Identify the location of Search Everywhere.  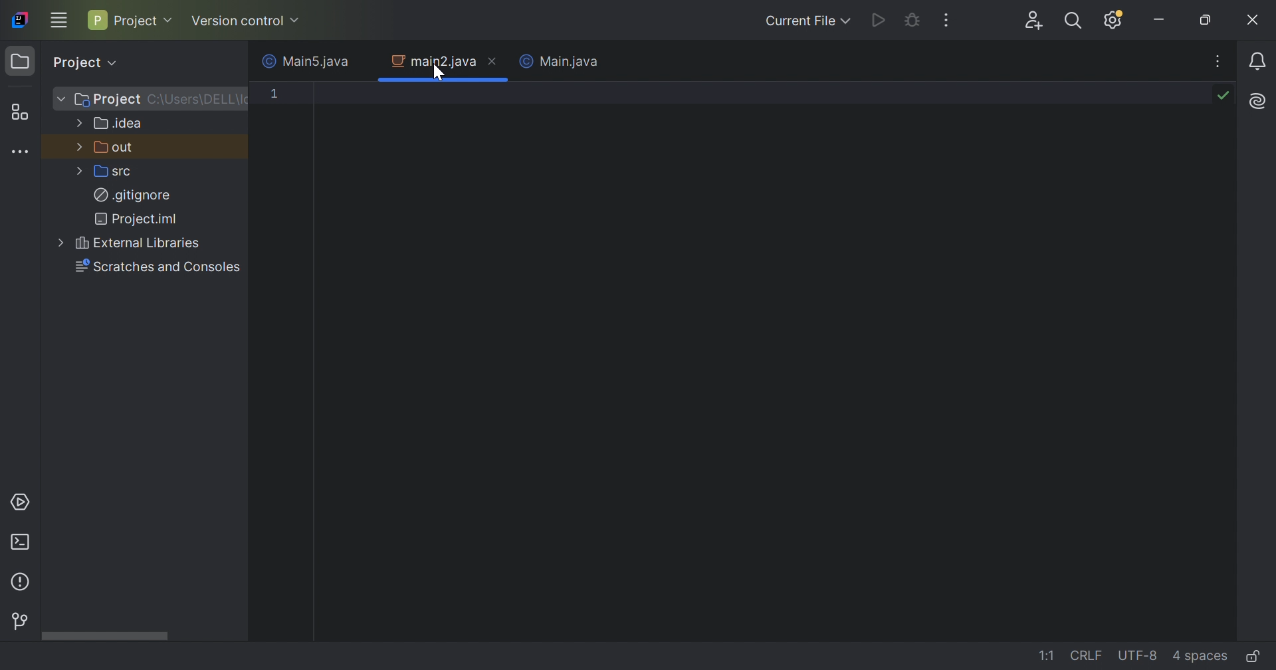
(1072, 21).